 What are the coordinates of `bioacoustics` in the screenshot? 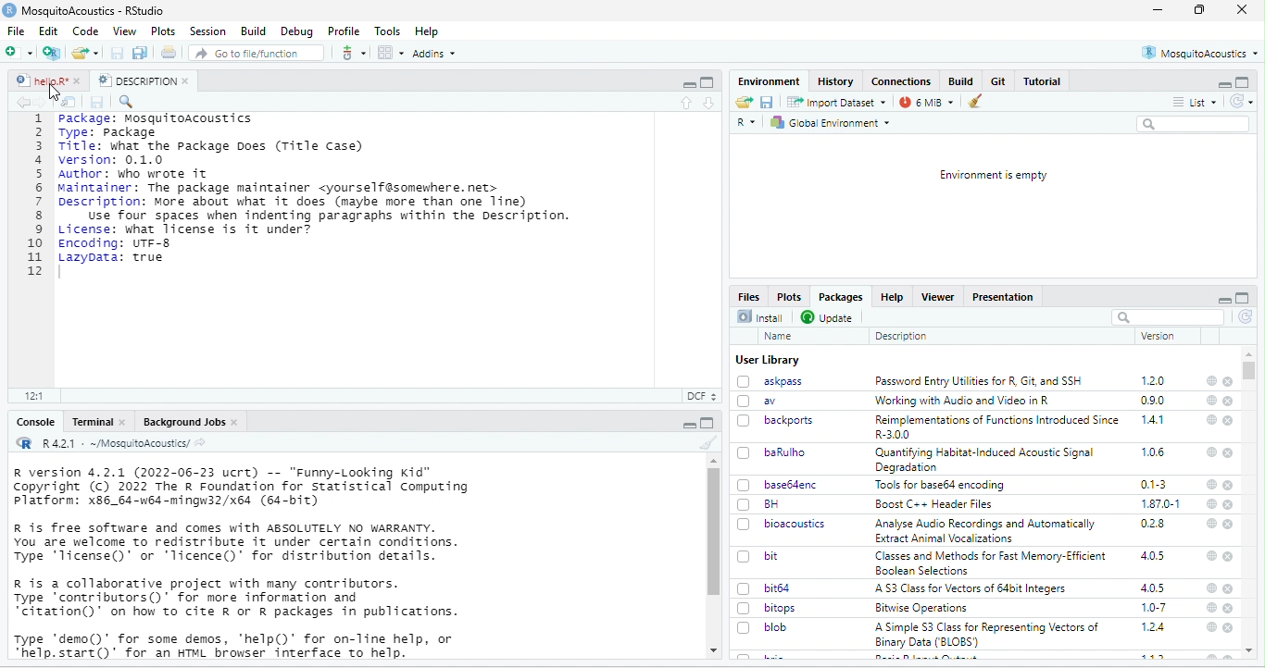 It's located at (783, 525).